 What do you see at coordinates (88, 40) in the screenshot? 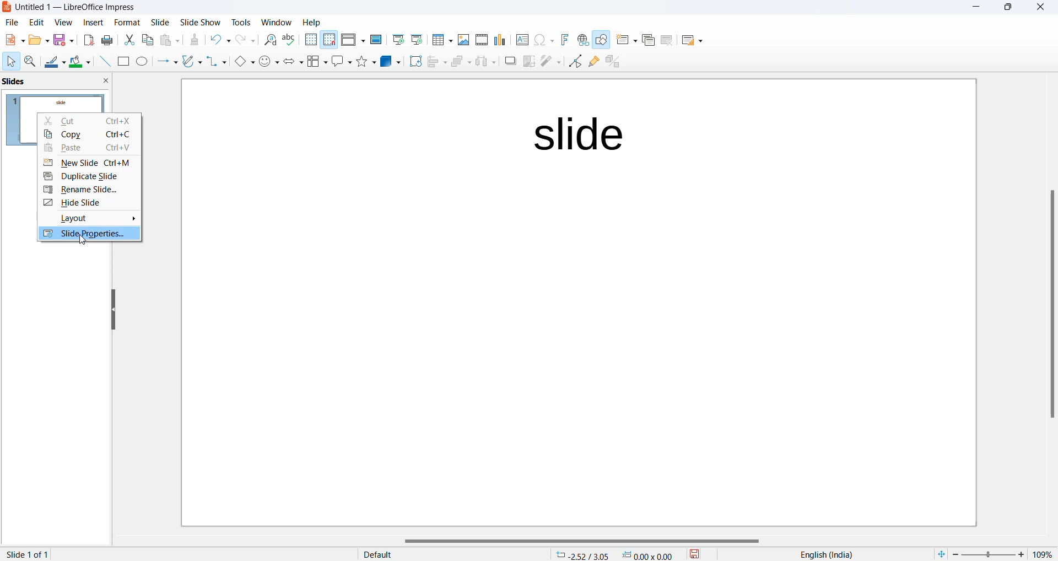
I see `export as pdf ` at bounding box center [88, 40].